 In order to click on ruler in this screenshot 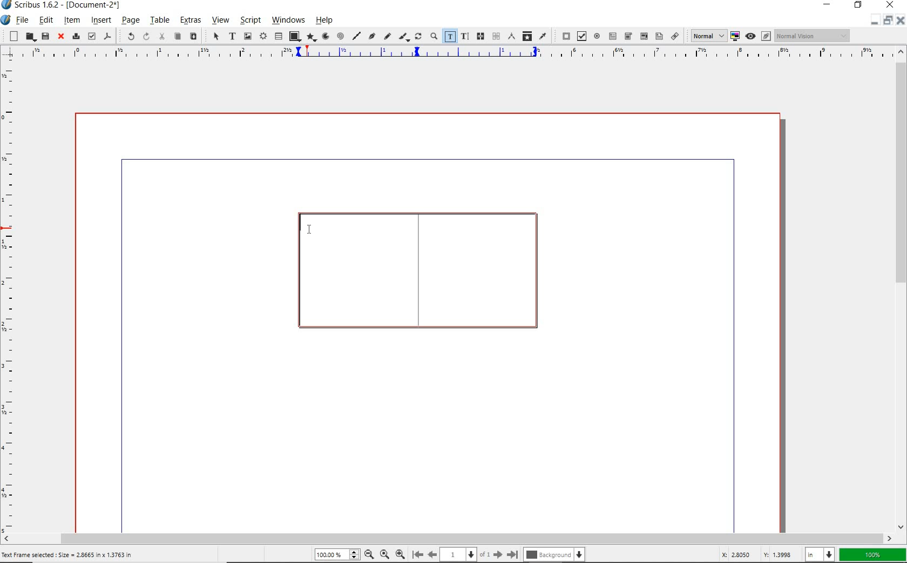, I will do `click(11, 296)`.